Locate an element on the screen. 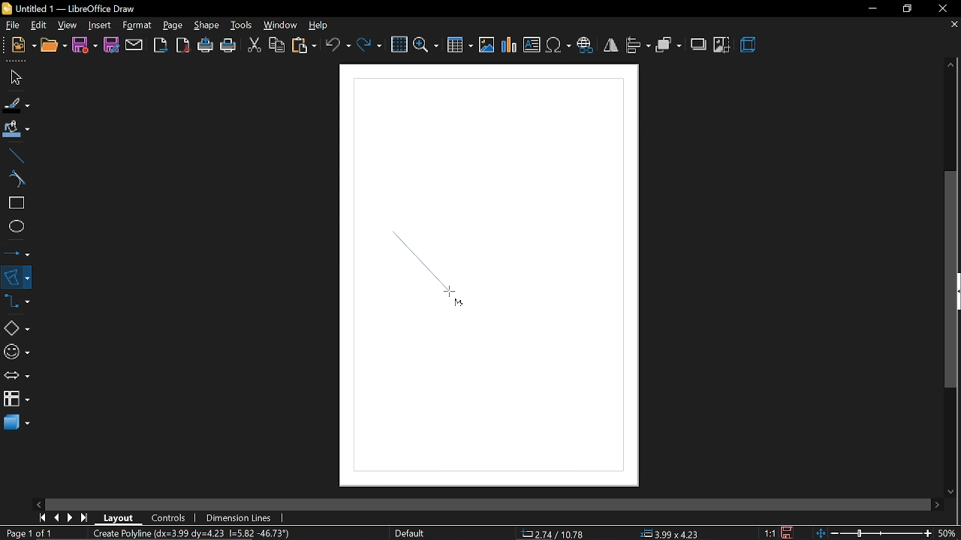 The width and height of the screenshot is (961, 540). zoom is located at coordinates (427, 43).